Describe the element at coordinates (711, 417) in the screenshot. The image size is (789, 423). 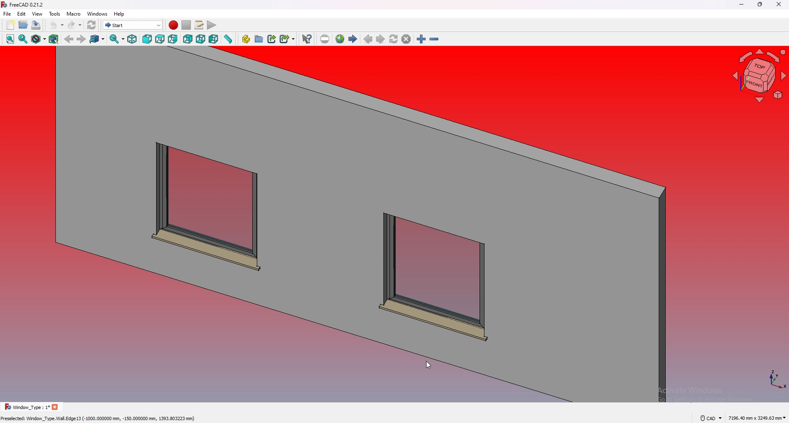
I see `cad` at that location.